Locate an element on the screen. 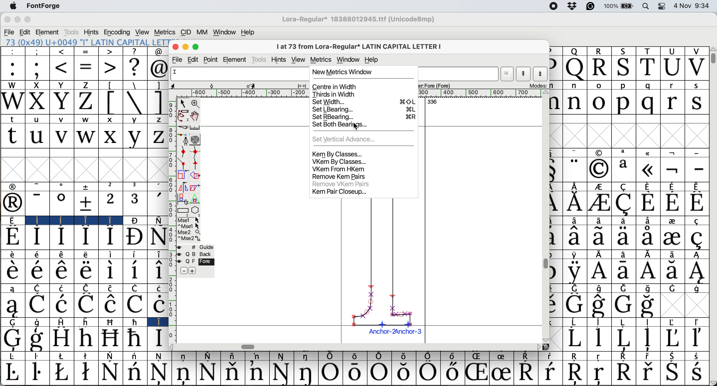 The width and height of the screenshot is (717, 386). spotlight search is located at coordinates (646, 7).